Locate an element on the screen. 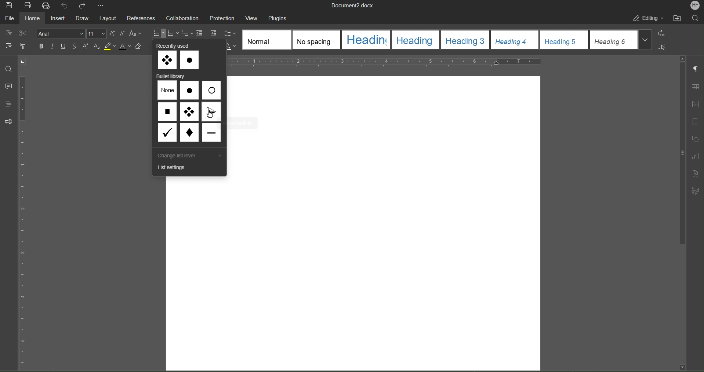  Print is located at coordinates (28, 7).